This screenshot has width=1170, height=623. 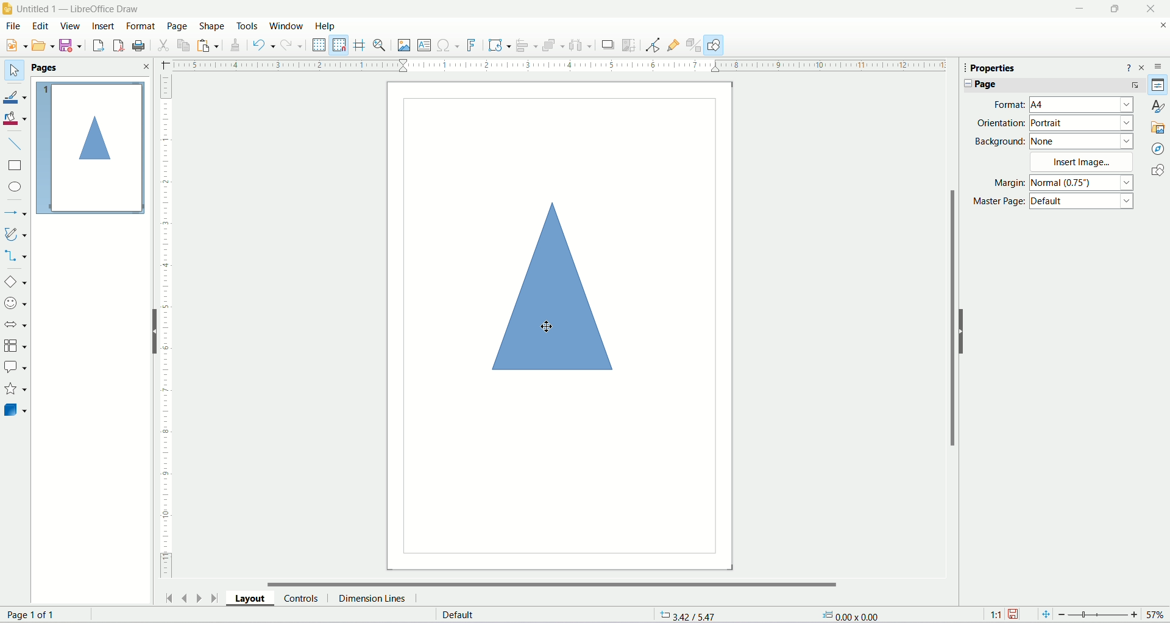 I want to click on Move to last page, so click(x=214, y=598).